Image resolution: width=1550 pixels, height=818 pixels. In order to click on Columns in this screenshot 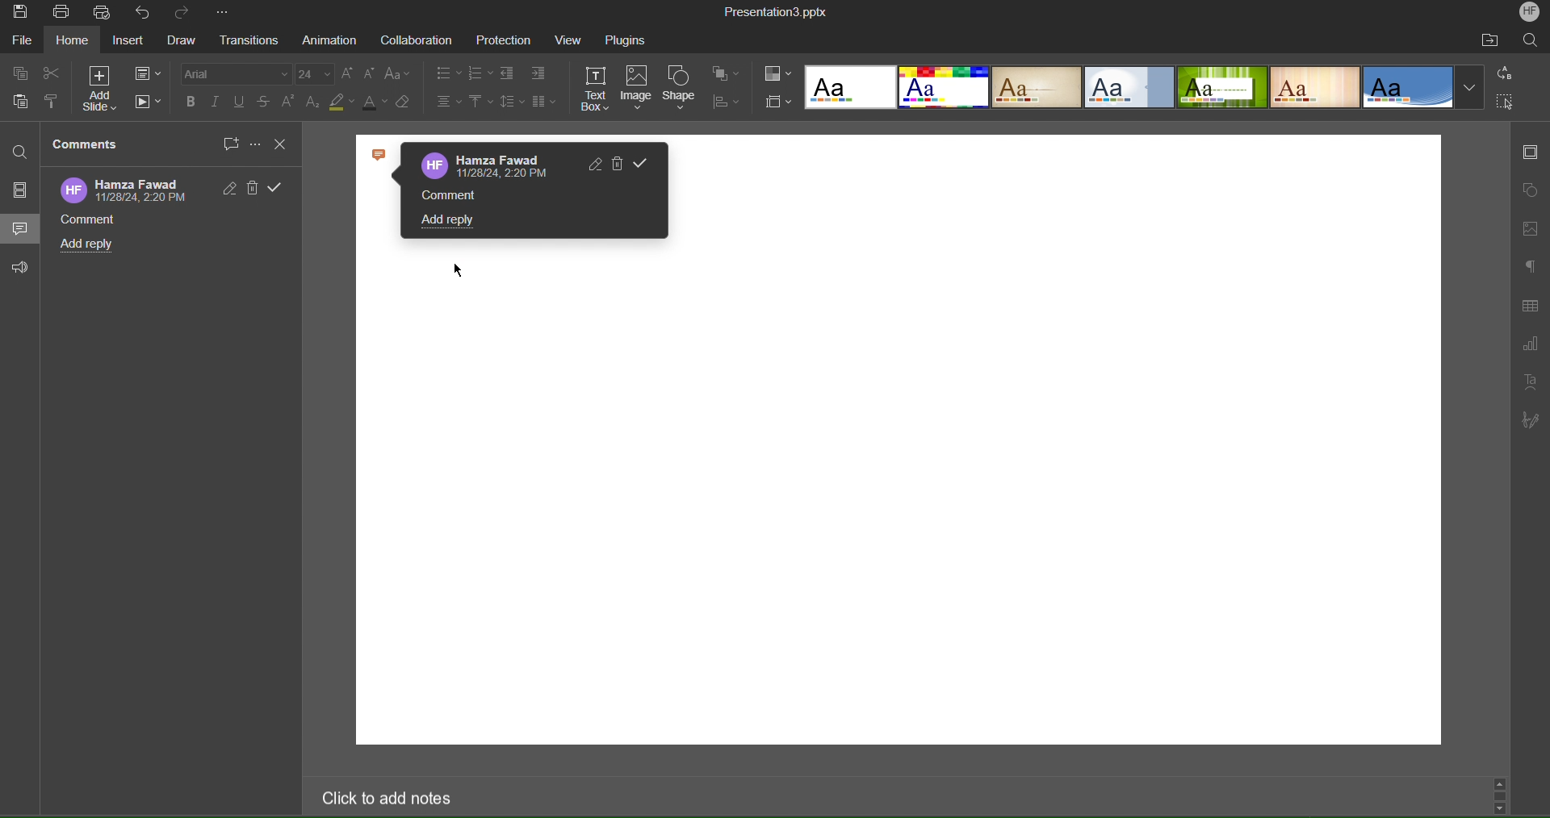, I will do `click(545, 103)`.